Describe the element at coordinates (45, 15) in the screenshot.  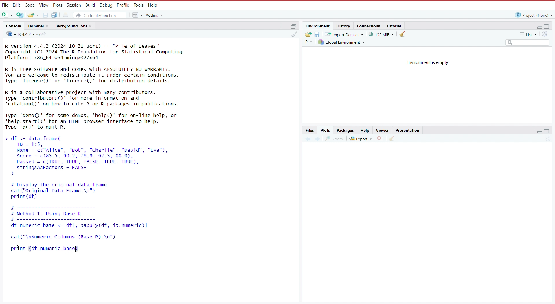
I see `save current document` at that location.